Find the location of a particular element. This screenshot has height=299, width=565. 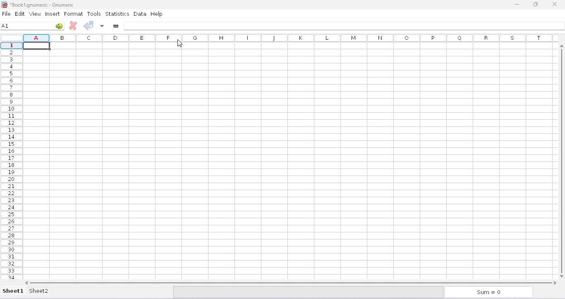

cursor is located at coordinates (180, 43).